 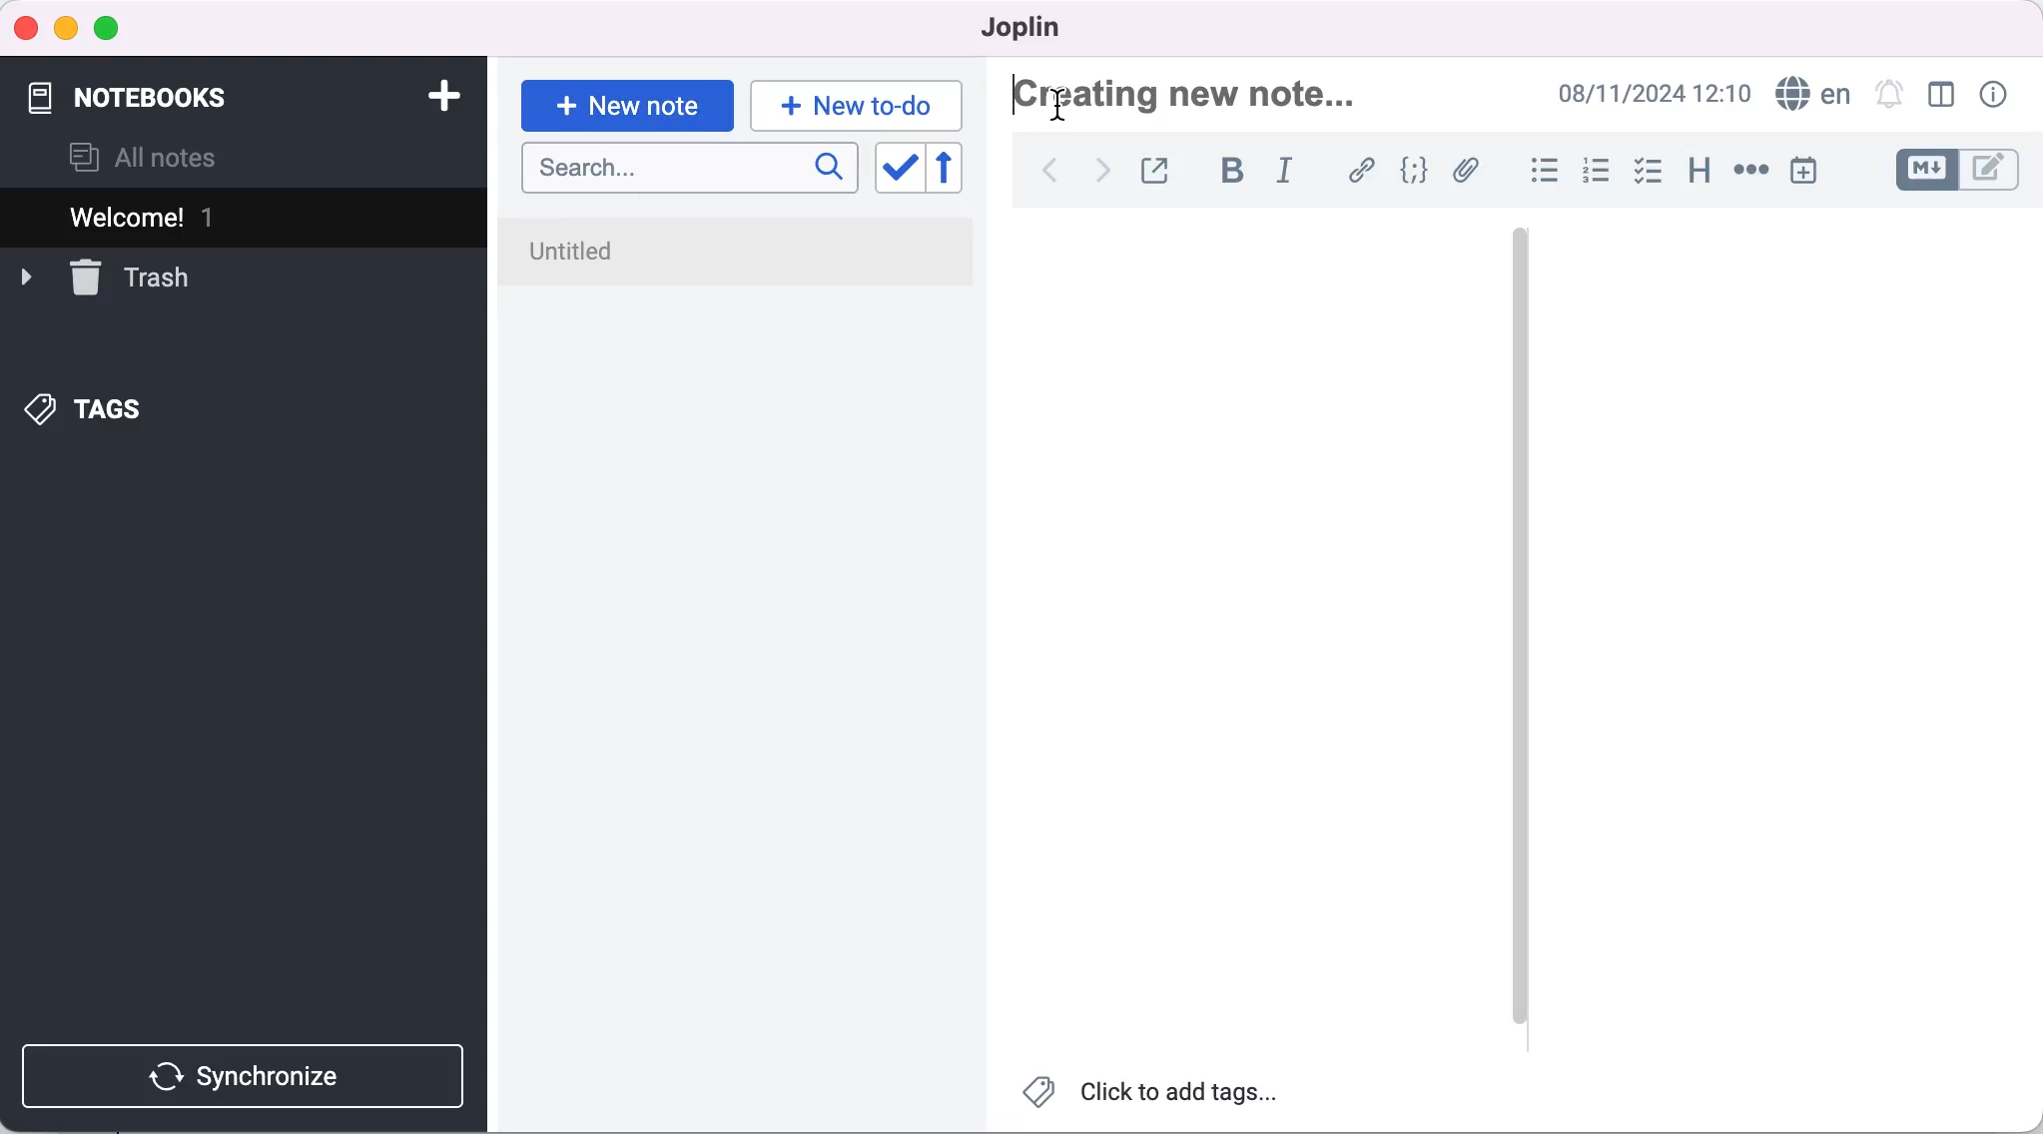 What do you see at coordinates (957, 173) in the screenshot?
I see `reverse sort order` at bounding box center [957, 173].